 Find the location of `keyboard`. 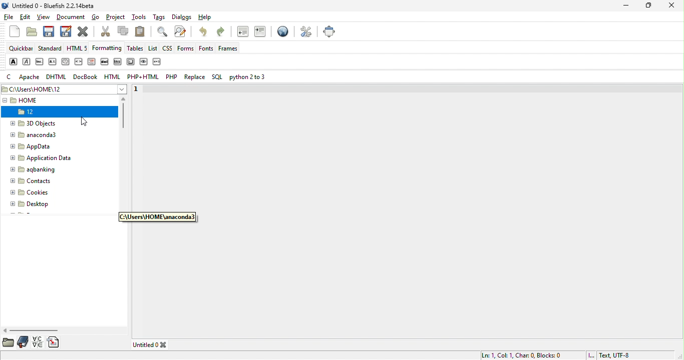

keyboard is located at coordinates (129, 62).